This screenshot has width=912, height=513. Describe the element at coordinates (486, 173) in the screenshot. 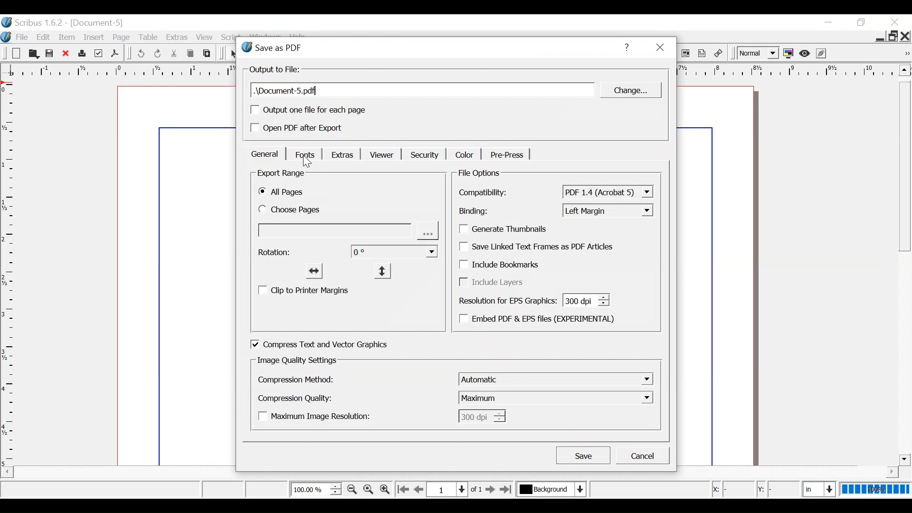

I see `File positions` at that location.